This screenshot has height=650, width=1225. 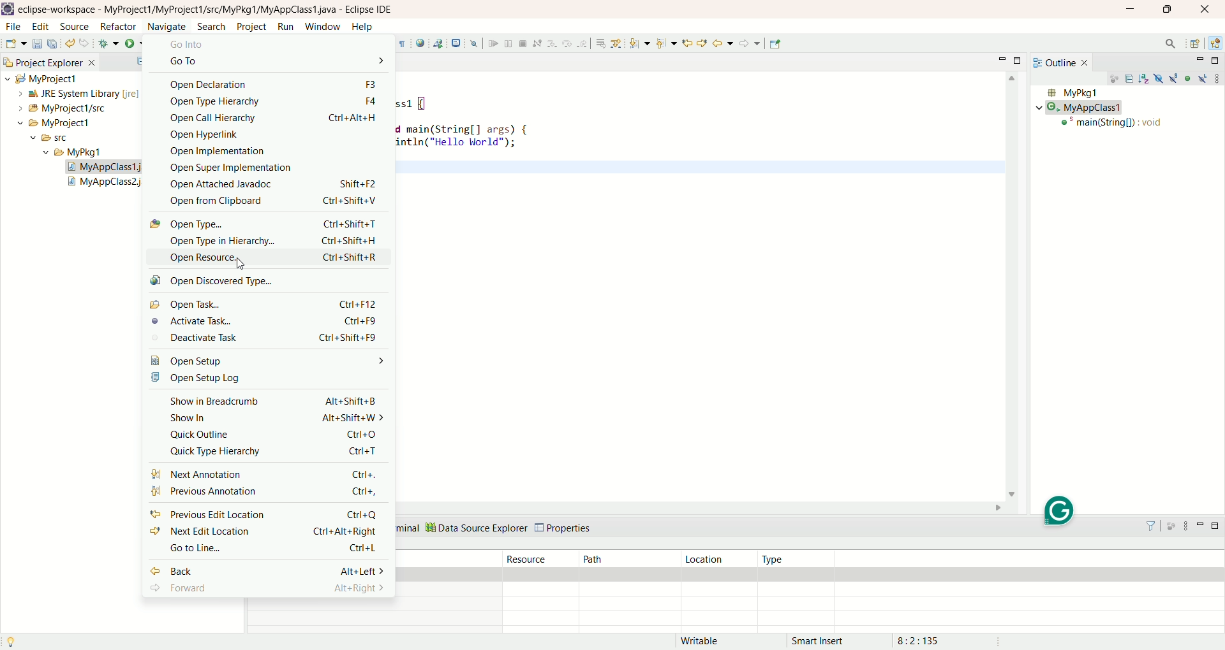 I want to click on deactivate task, so click(x=264, y=338).